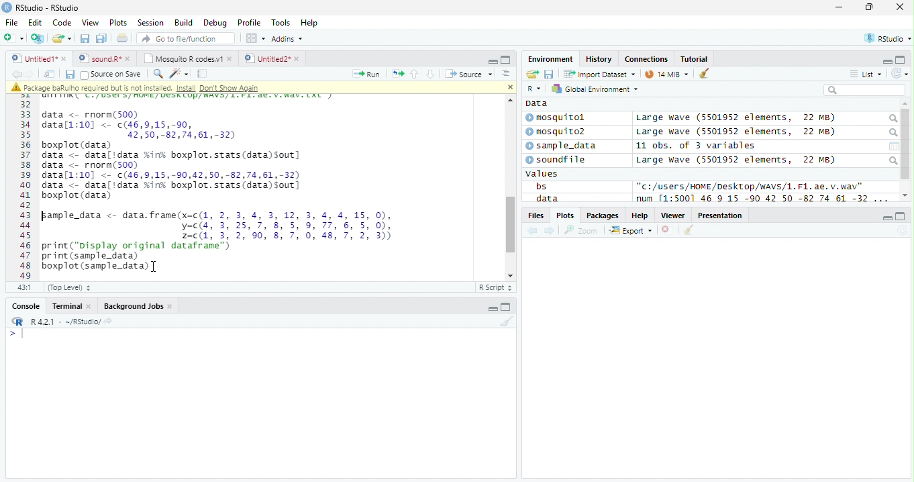 Image resolution: width=914 pixels, height=482 pixels. Describe the element at coordinates (123, 39) in the screenshot. I see `Print` at that location.